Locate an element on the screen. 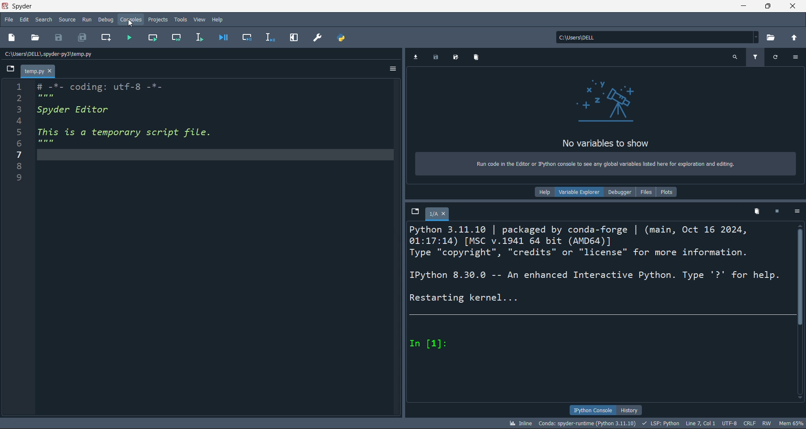 This screenshot has width=806, height=429. more options is located at coordinates (798, 211).